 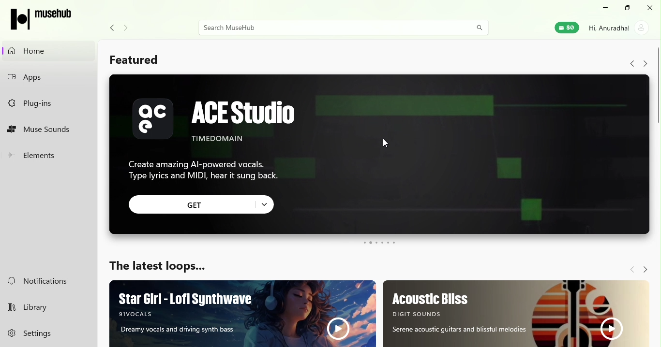 What do you see at coordinates (620, 30) in the screenshot?
I see `account` at bounding box center [620, 30].